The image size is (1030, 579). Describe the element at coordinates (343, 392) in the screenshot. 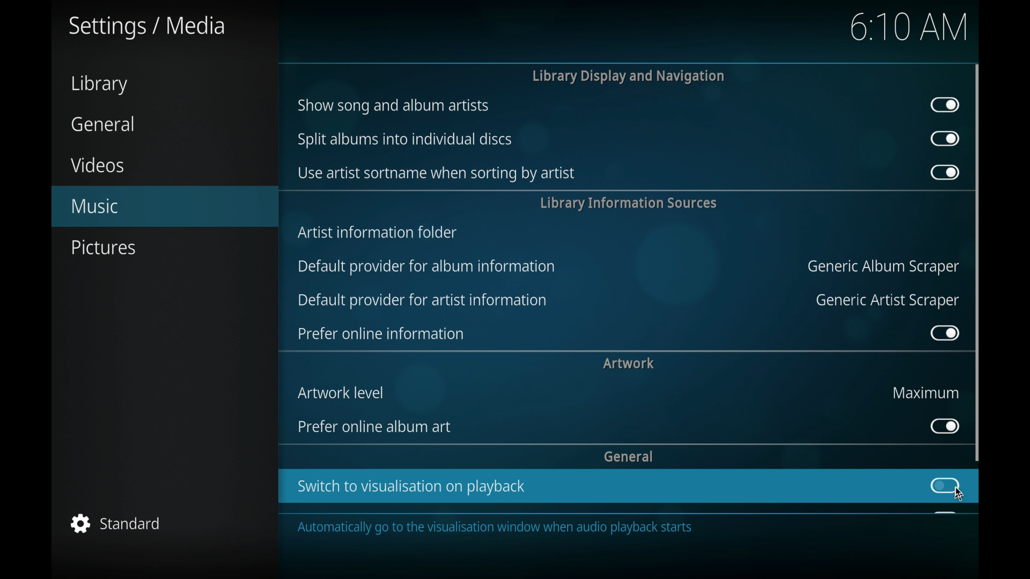

I see `artwork level` at that location.